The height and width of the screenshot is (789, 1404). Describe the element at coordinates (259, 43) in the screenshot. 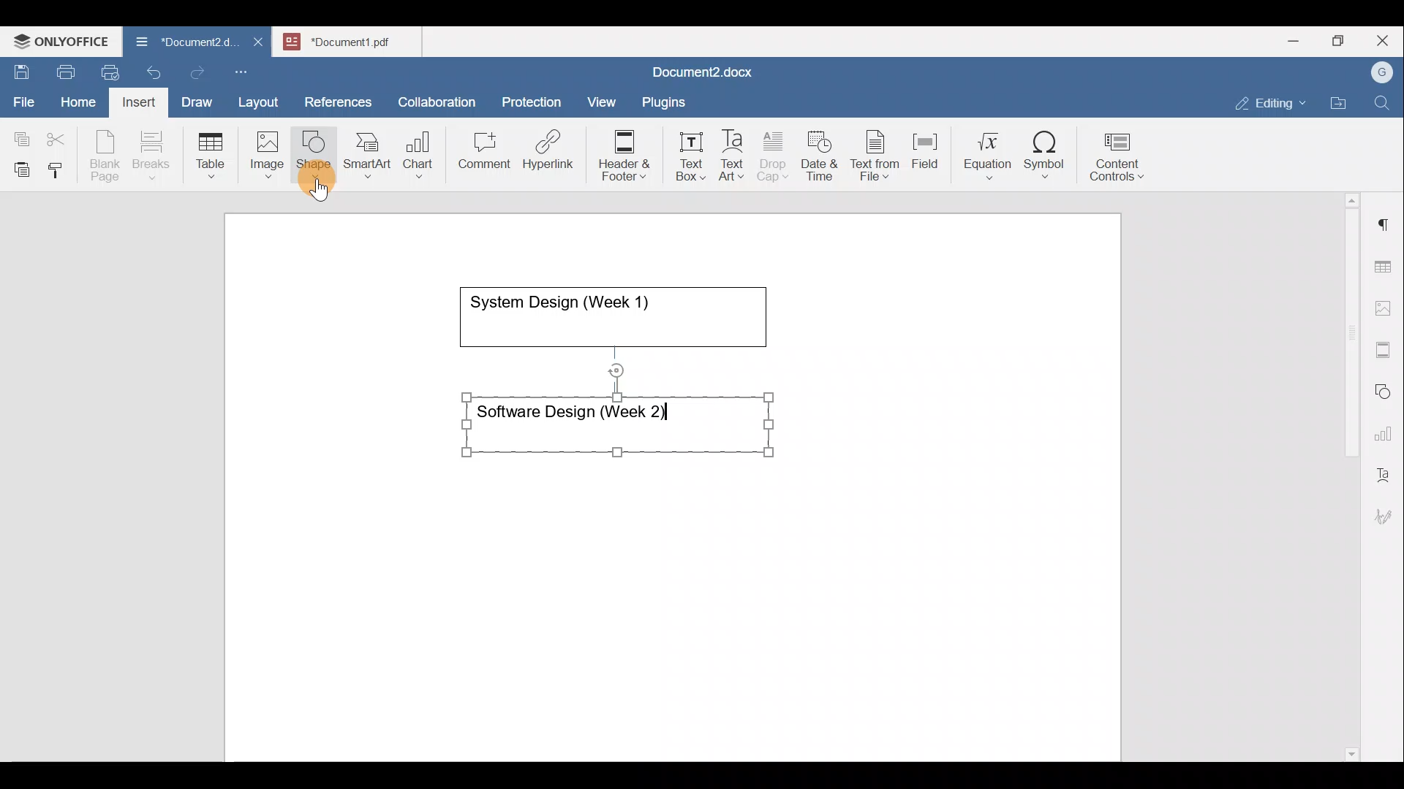

I see `Close document` at that location.